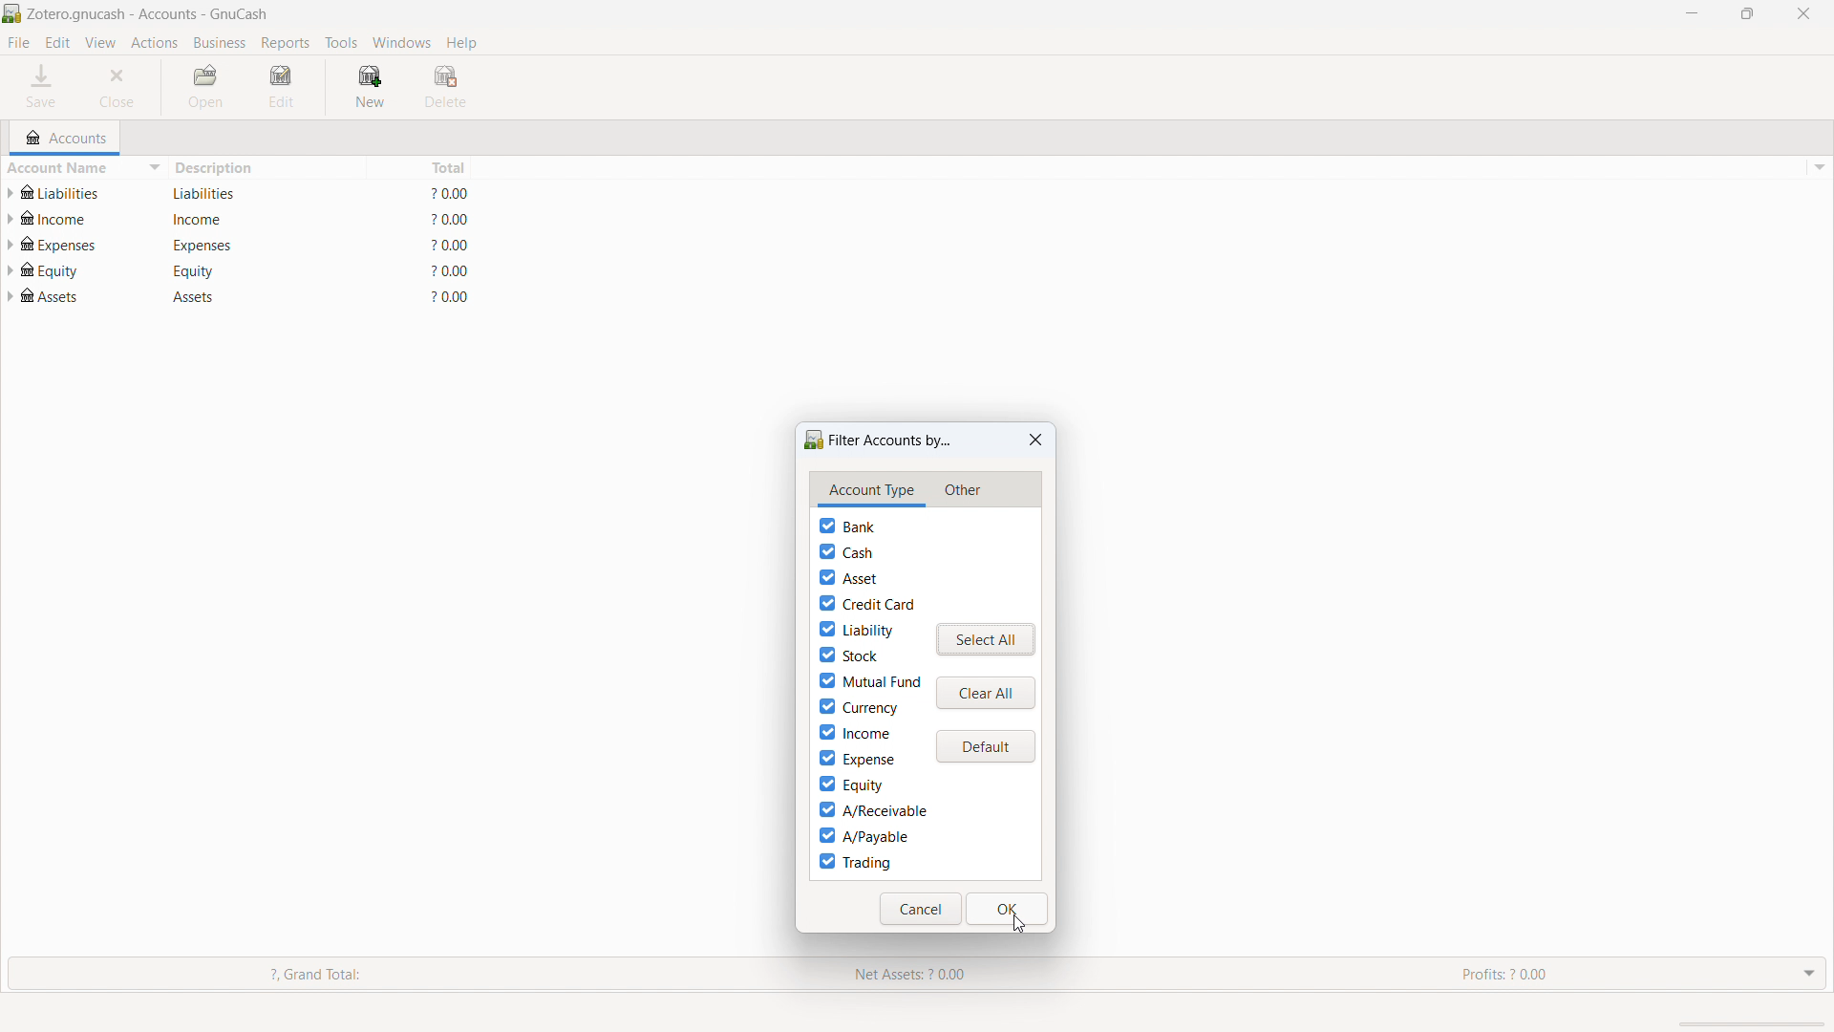 The image size is (1834, 1032). Describe the element at coordinates (72, 135) in the screenshot. I see `accounts tab` at that location.